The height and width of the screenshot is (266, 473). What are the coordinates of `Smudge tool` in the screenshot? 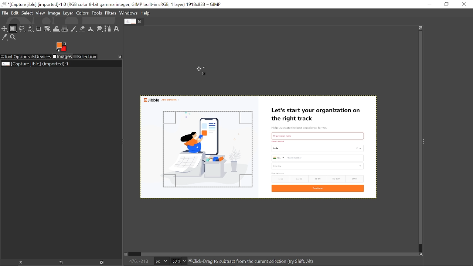 It's located at (100, 29).